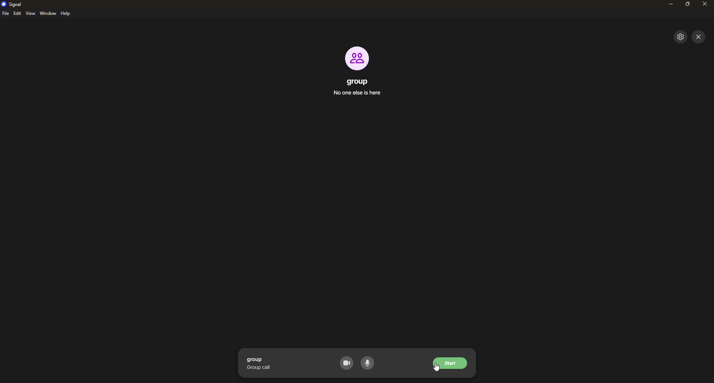  Describe the element at coordinates (6, 14) in the screenshot. I see `file` at that location.